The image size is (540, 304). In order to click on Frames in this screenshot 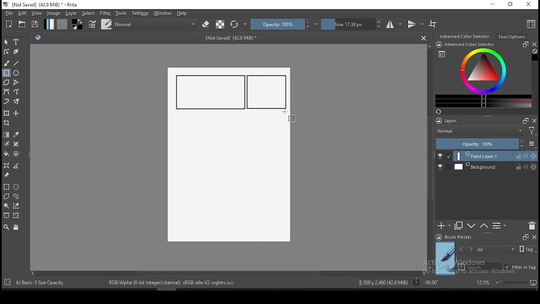, I will do `click(523, 120)`.